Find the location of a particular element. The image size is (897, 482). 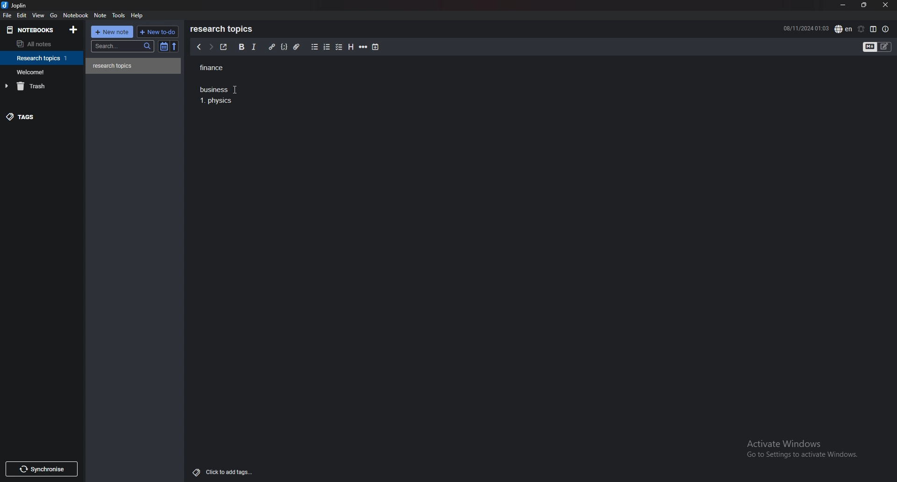

research topics is located at coordinates (223, 29).